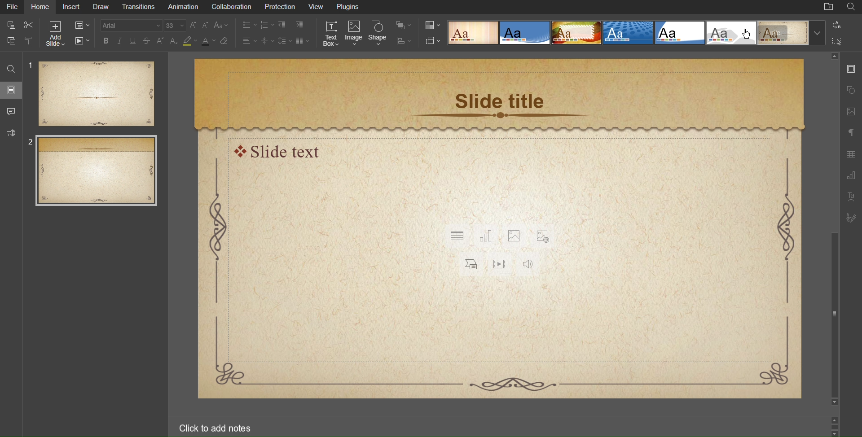  Describe the element at coordinates (279, 8) in the screenshot. I see `Protection` at that location.